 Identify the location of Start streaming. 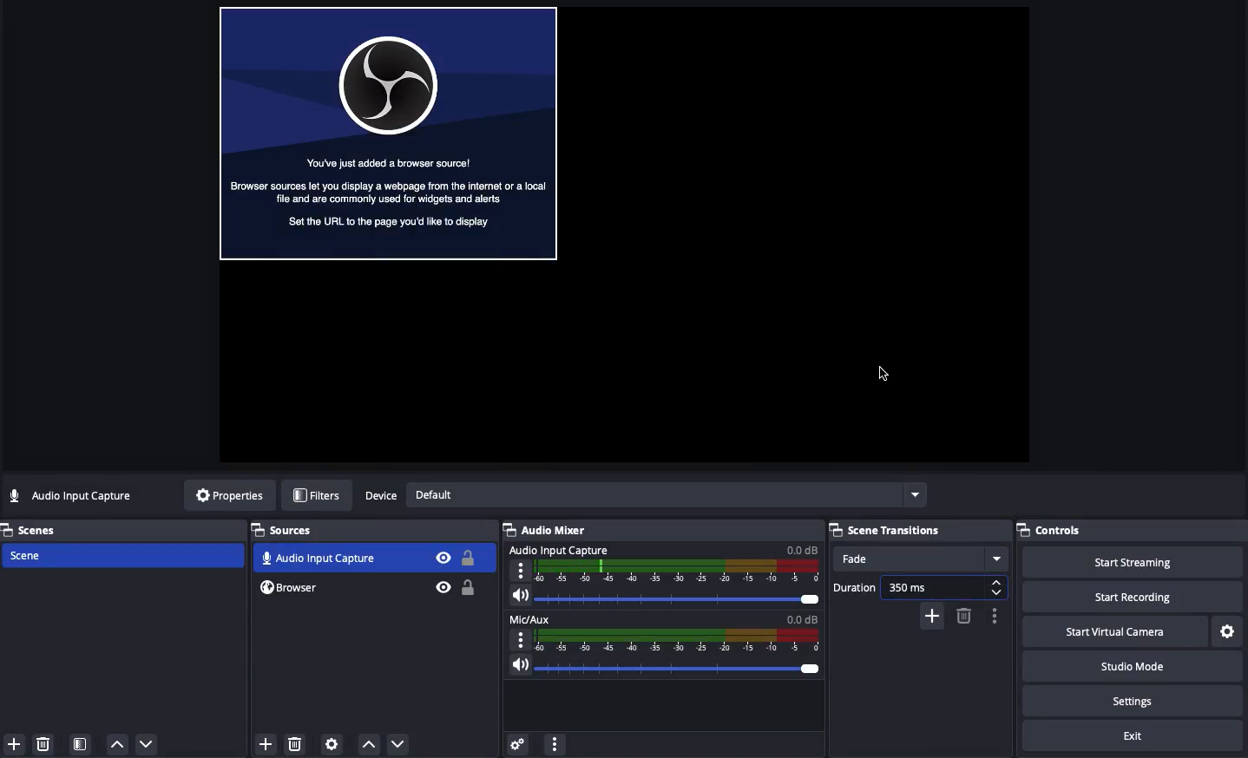
(1131, 563).